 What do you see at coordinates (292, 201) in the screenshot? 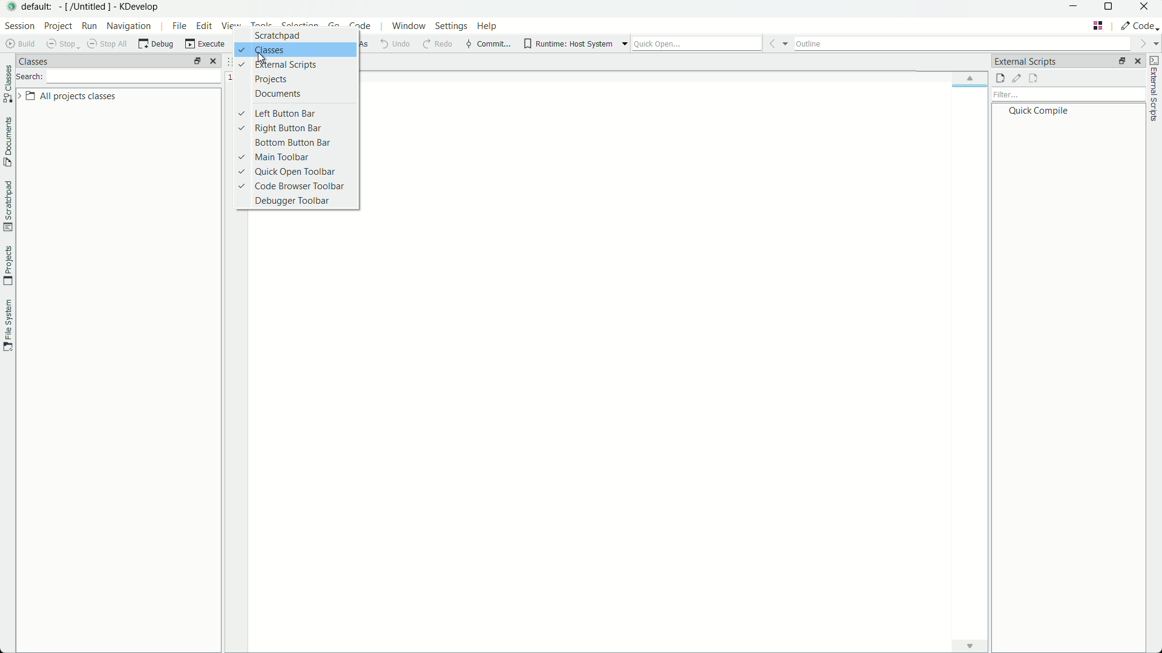
I see `debugger toolbar` at bounding box center [292, 201].